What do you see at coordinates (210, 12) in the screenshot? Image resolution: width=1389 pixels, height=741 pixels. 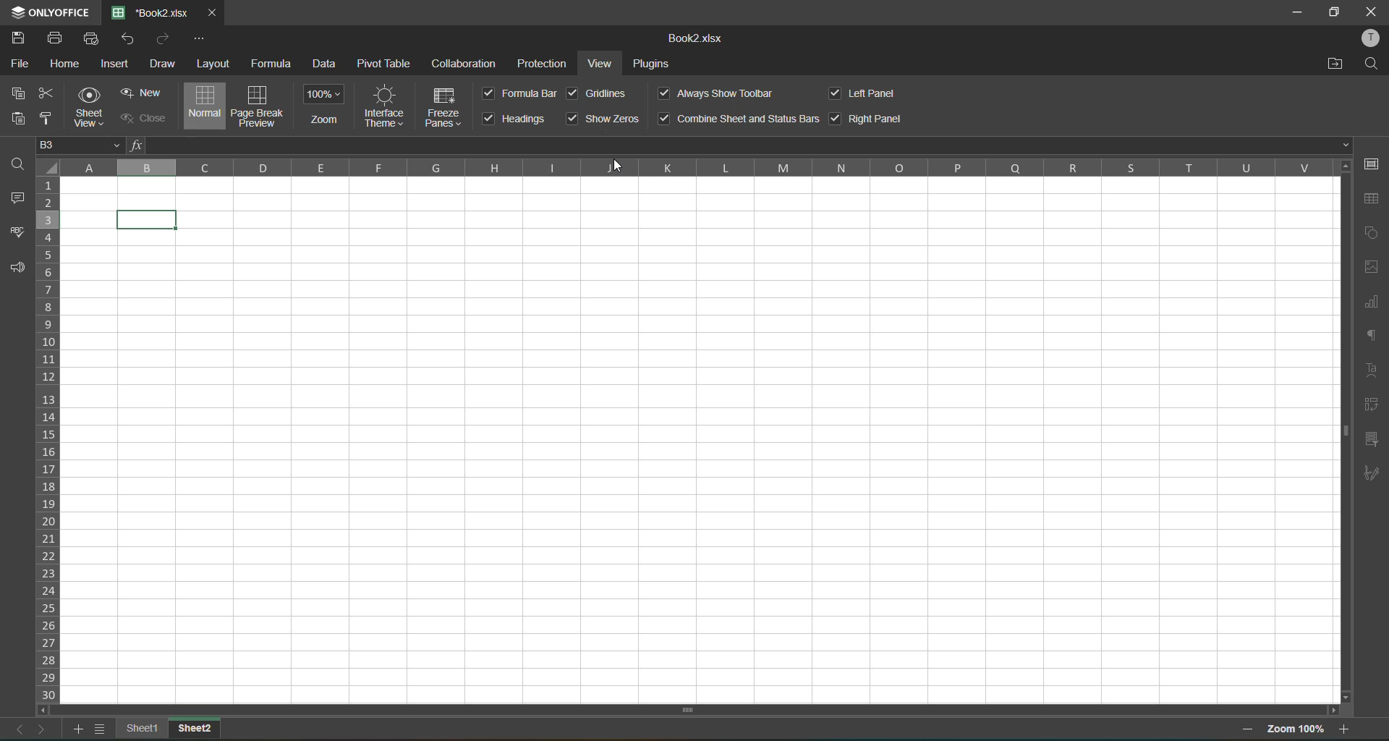 I see `close tab` at bounding box center [210, 12].